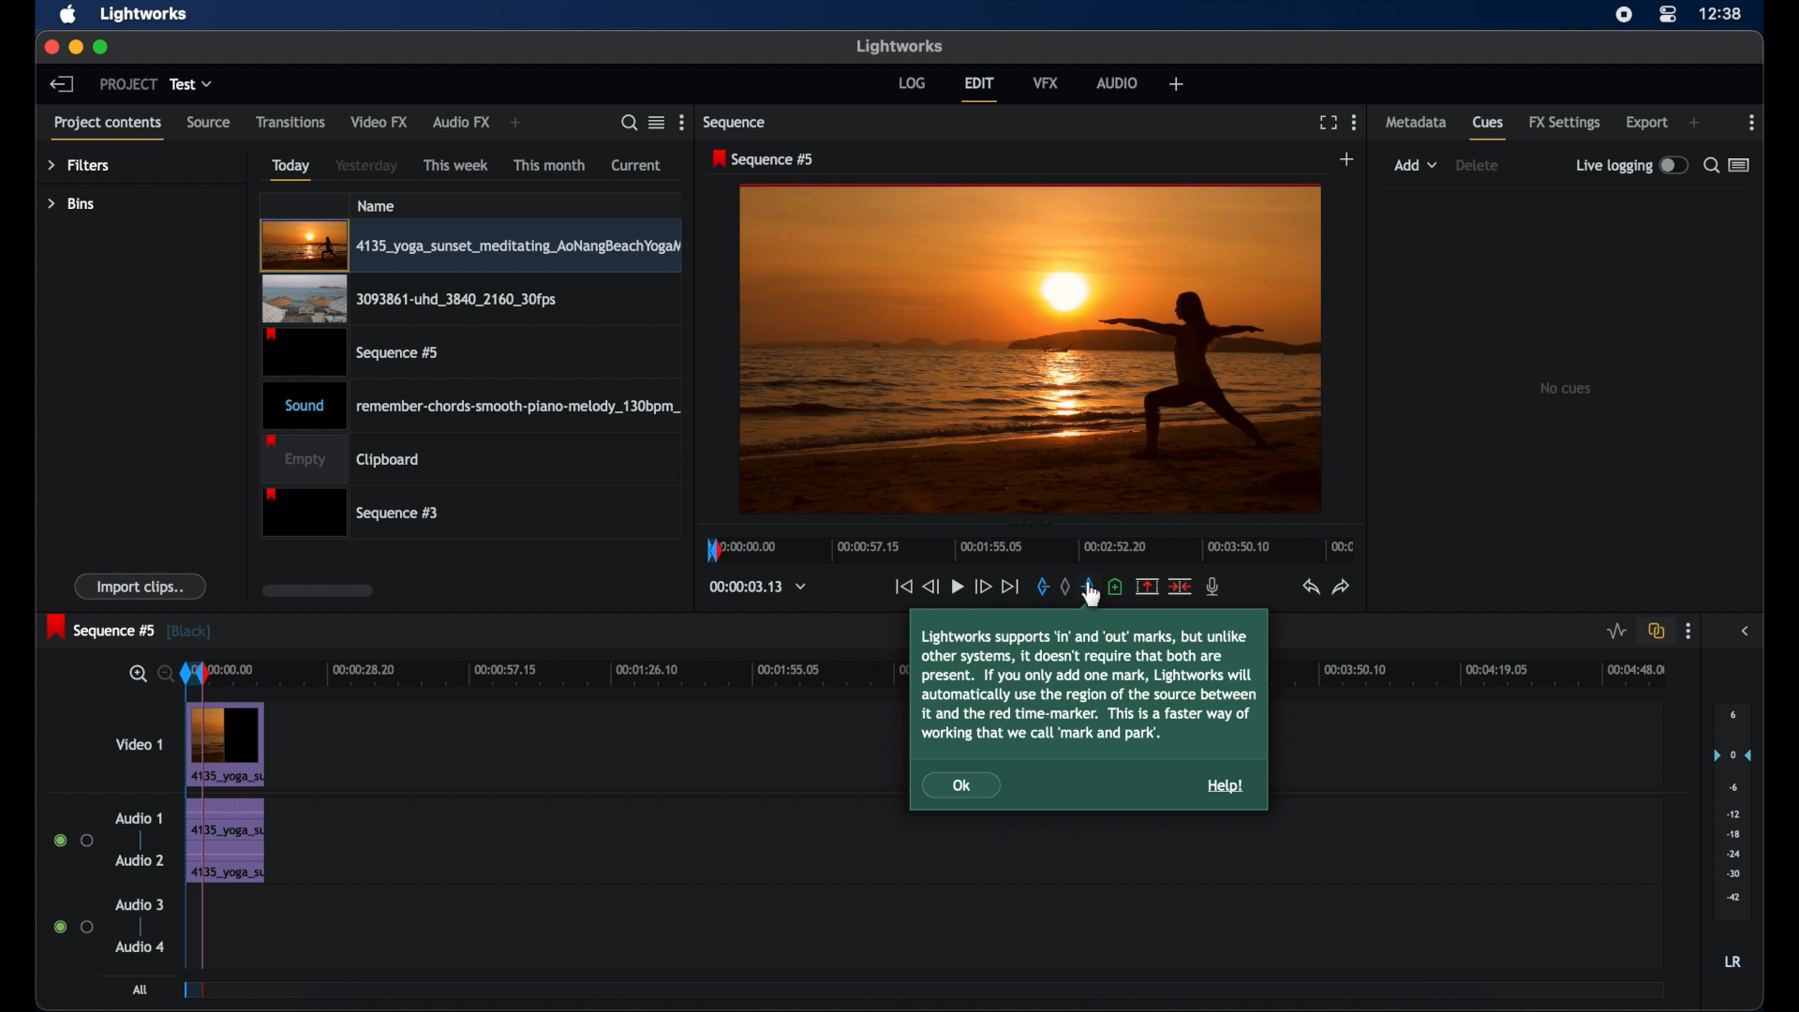 The image size is (1799, 1012). I want to click on audio 1, so click(137, 819).